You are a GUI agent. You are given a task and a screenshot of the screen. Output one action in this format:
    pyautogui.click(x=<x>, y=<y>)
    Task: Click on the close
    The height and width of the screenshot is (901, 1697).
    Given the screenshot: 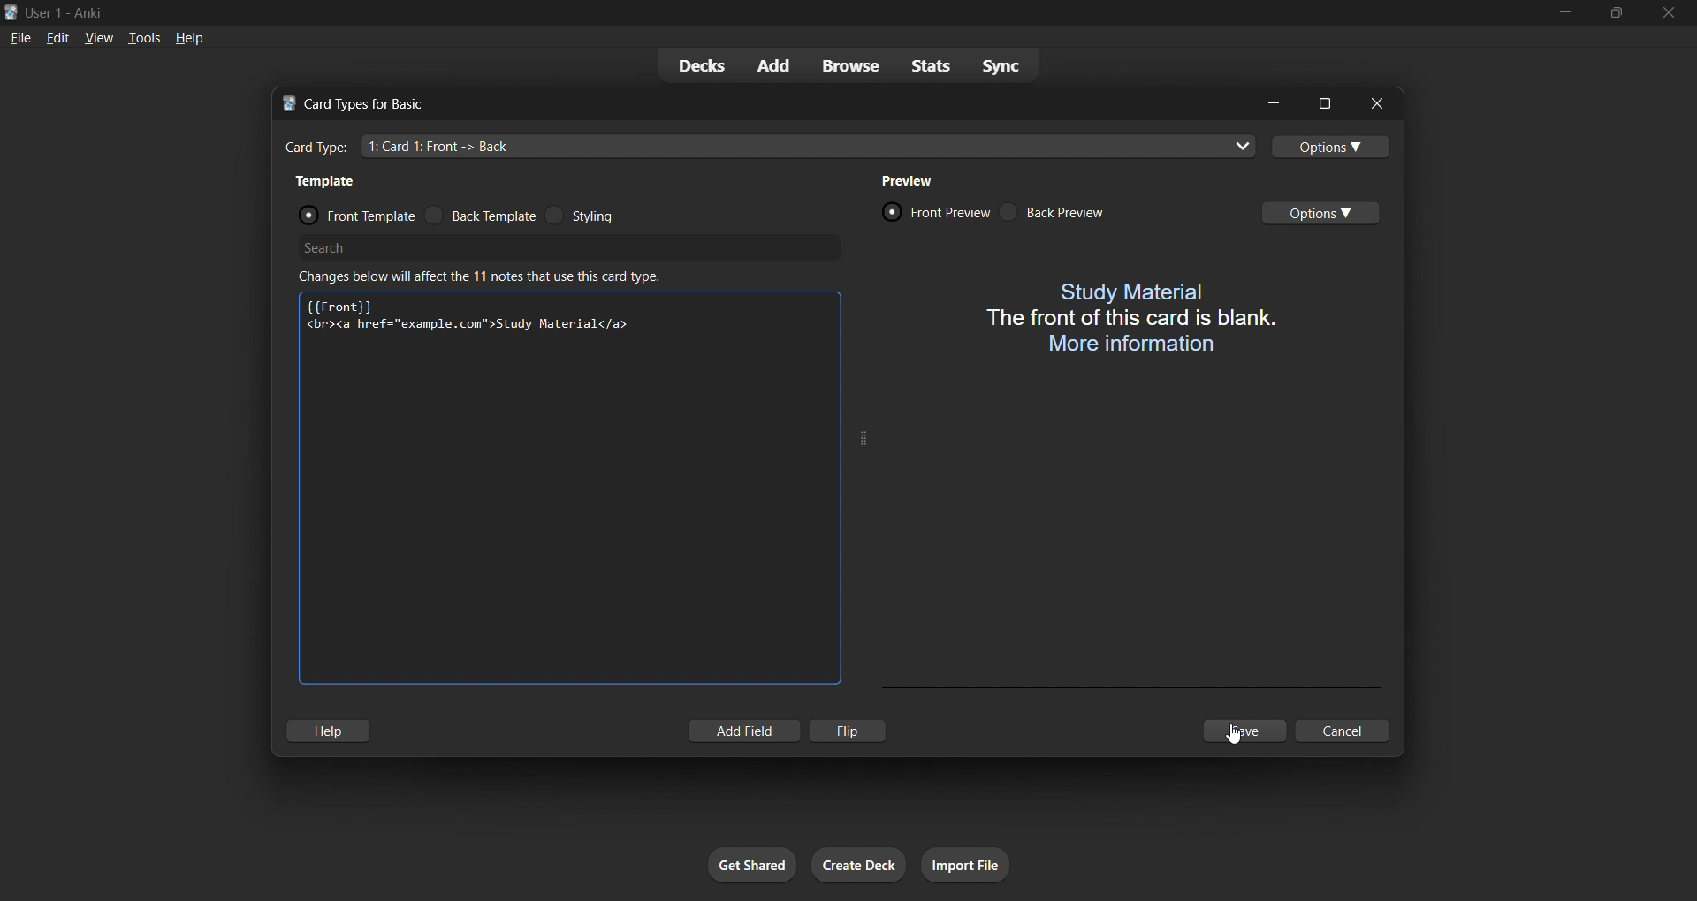 What is the action you would take?
    pyautogui.click(x=1373, y=103)
    